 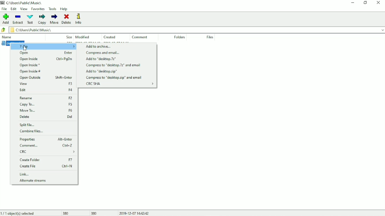 What do you see at coordinates (69, 37) in the screenshot?
I see `Size` at bounding box center [69, 37].